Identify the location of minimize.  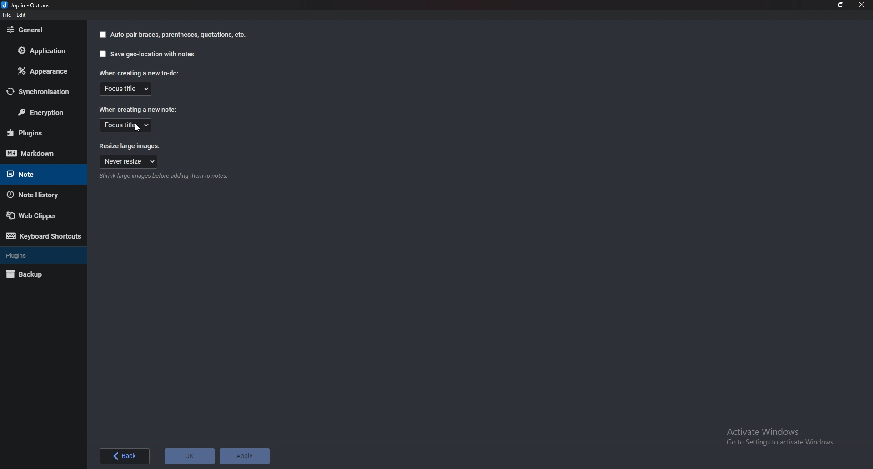
(819, 5).